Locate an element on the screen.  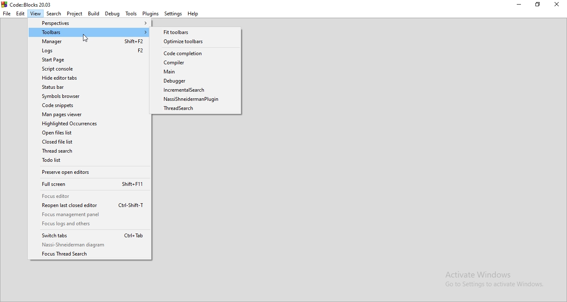
Activate Windows is located at coordinates (493, 281).